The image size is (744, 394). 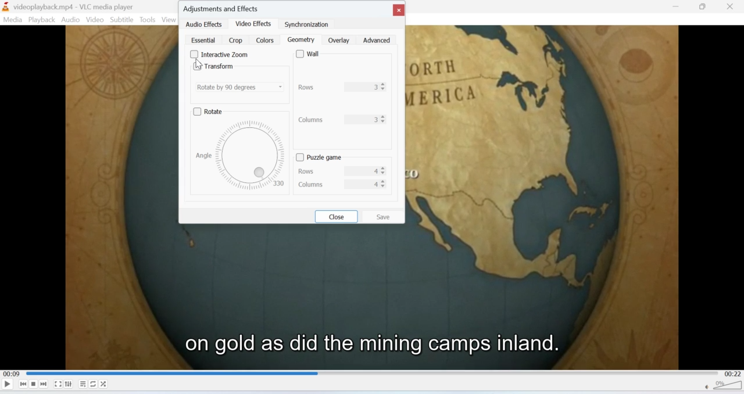 What do you see at coordinates (220, 54) in the screenshot?
I see `interactive zoom` at bounding box center [220, 54].